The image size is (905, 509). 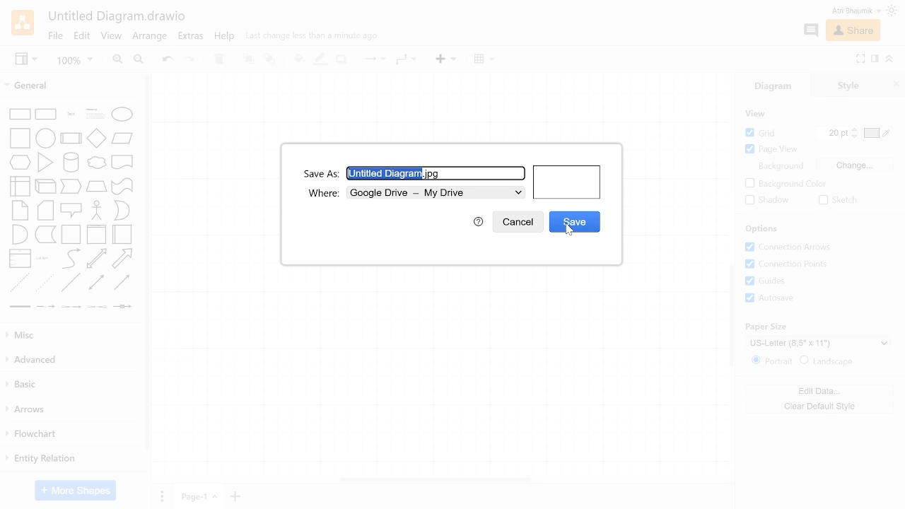 What do you see at coordinates (71, 208) in the screenshot?
I see `Shapes` at bounding box center [71, 208].